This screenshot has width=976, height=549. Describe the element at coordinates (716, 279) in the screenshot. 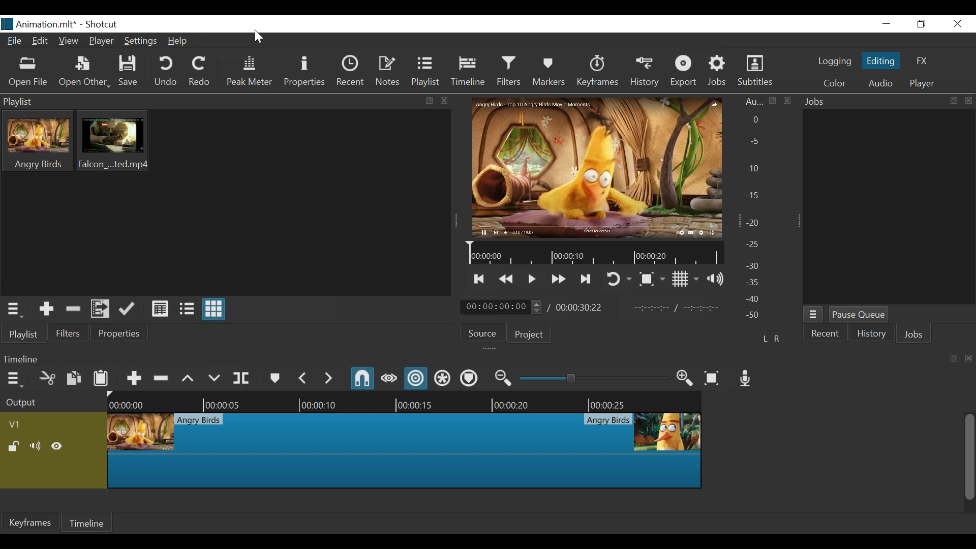

I see `Show volume control` at that location.